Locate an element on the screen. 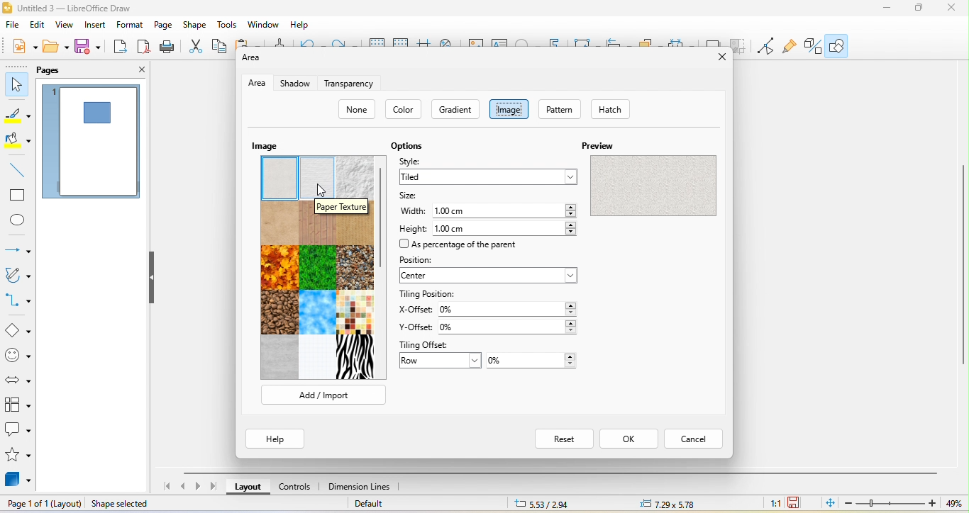  previous page is located at coordinates (183, 486).